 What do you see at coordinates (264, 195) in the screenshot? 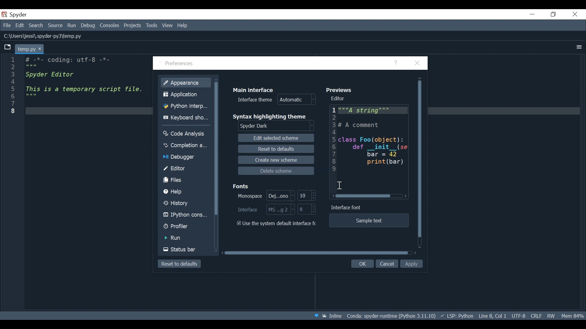
I see `` at bounding box center [264, 195].